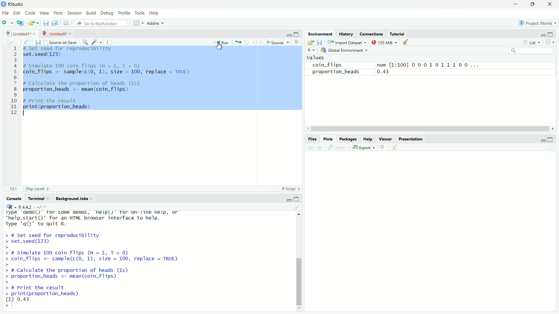 Image resolution: width=559 pixels, height=314 pixels. What do you see at coordinates (256, 43) in the screenshot?
I see `go to next section/chunk` at bounding box center [256, 43].